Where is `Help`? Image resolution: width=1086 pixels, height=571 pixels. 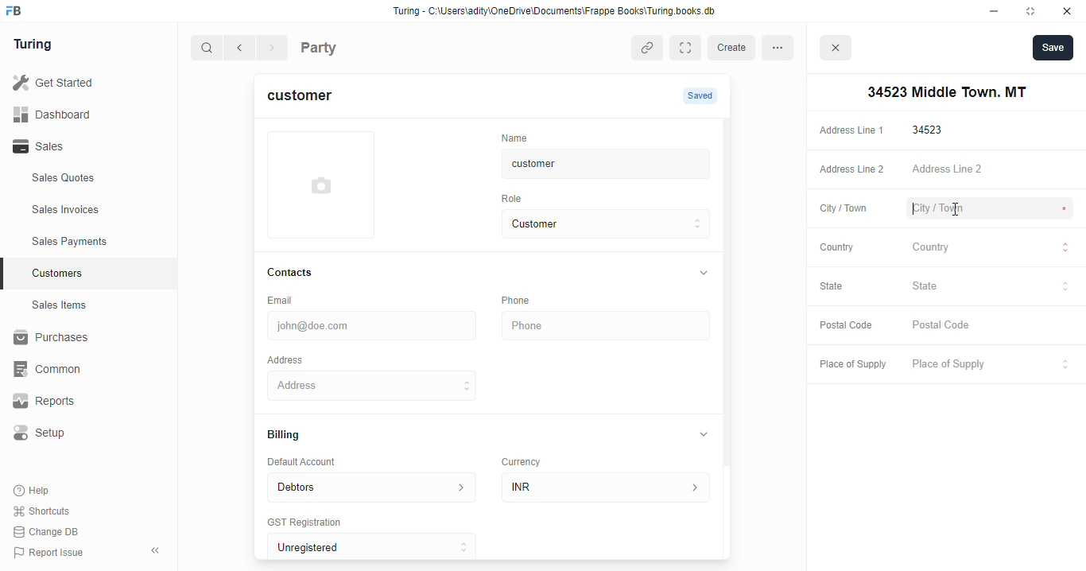
Help is located at coordinates (33, 491).